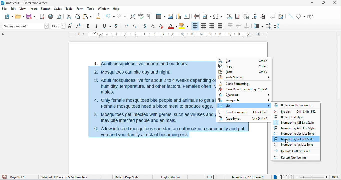  I want to click on vertical scroll bar, so click(339, 66).